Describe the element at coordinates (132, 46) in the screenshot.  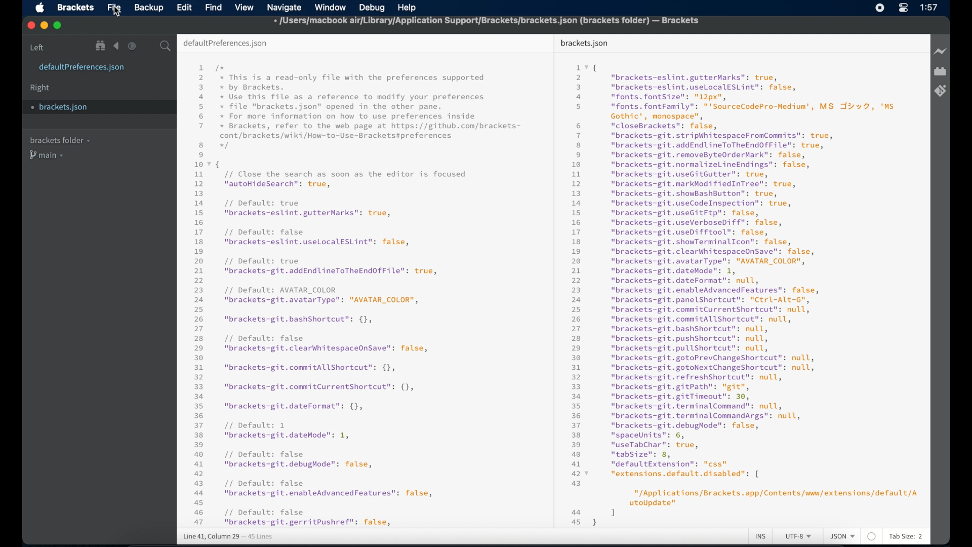
I see `navigate forward` at that location.